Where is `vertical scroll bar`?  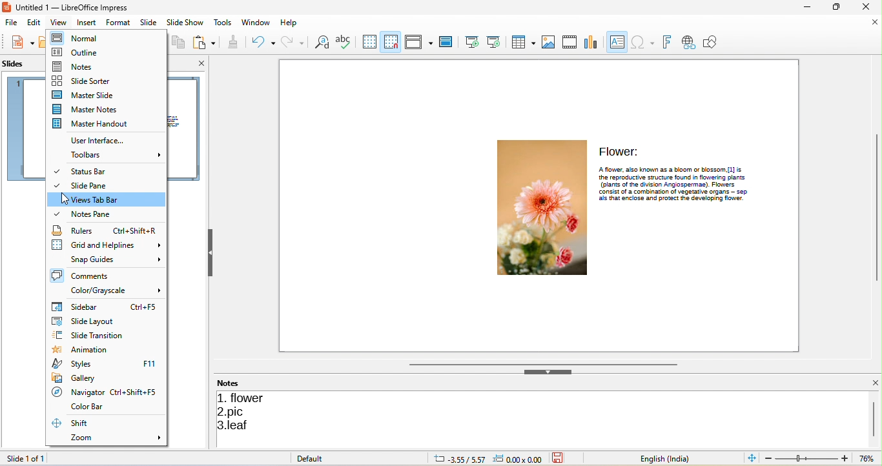 vertical scroll bar is located at coordinates (875, 418).